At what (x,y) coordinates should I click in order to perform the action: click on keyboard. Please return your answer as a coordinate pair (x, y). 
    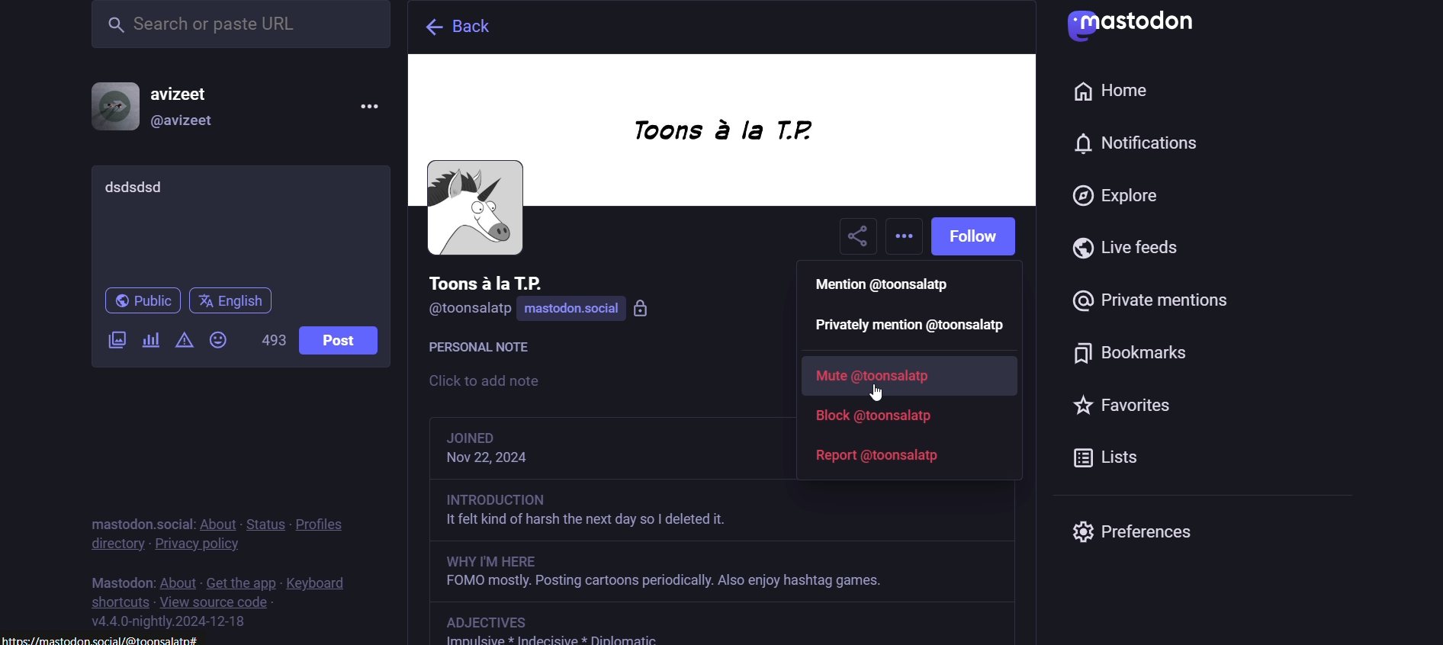
    Looking at the image, I should click on (325, 582).